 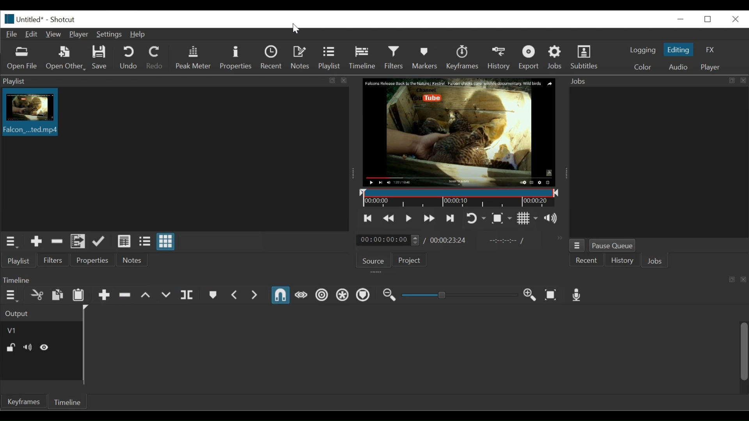 What do you see at coordinates (20, 261) in the screenshot?
I see `Playlist` at bounding box center [20, 261].